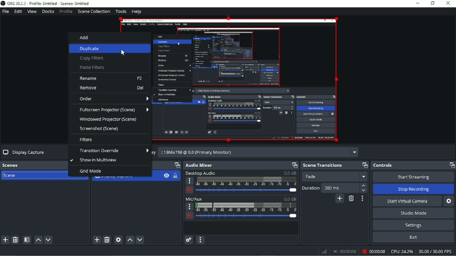 This screenshot has height=256, width=456. Describe the element at coordinates (6, 12) in the screenshot. I see `File` at that location.